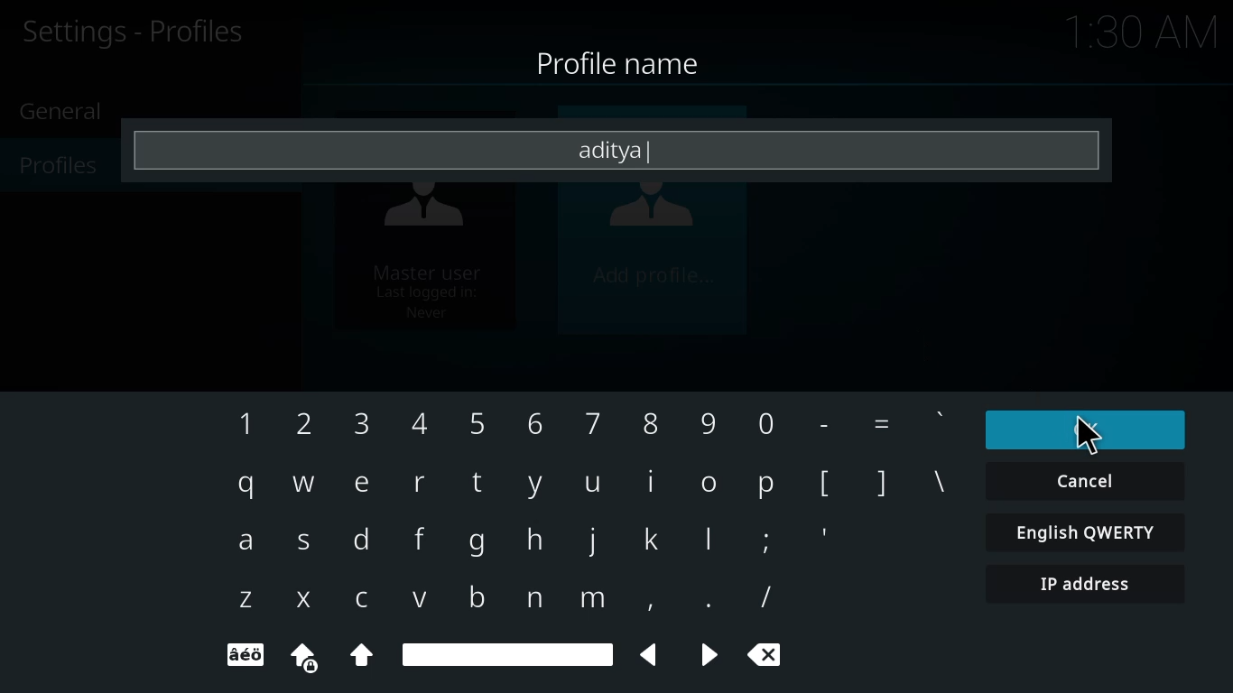  Describe the element at coordinates (1082, 436) in the screenshot. I see `cursor` at that location.